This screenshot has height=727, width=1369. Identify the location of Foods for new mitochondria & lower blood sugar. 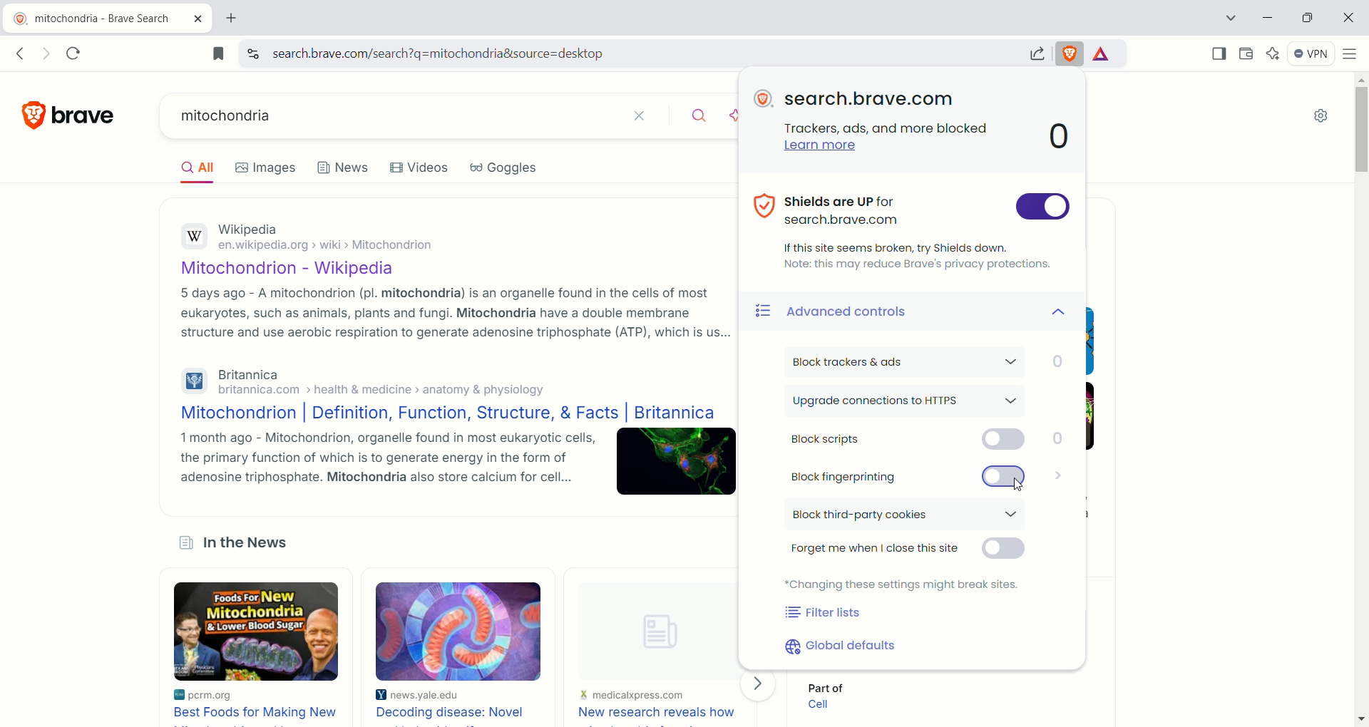
(258, 631).